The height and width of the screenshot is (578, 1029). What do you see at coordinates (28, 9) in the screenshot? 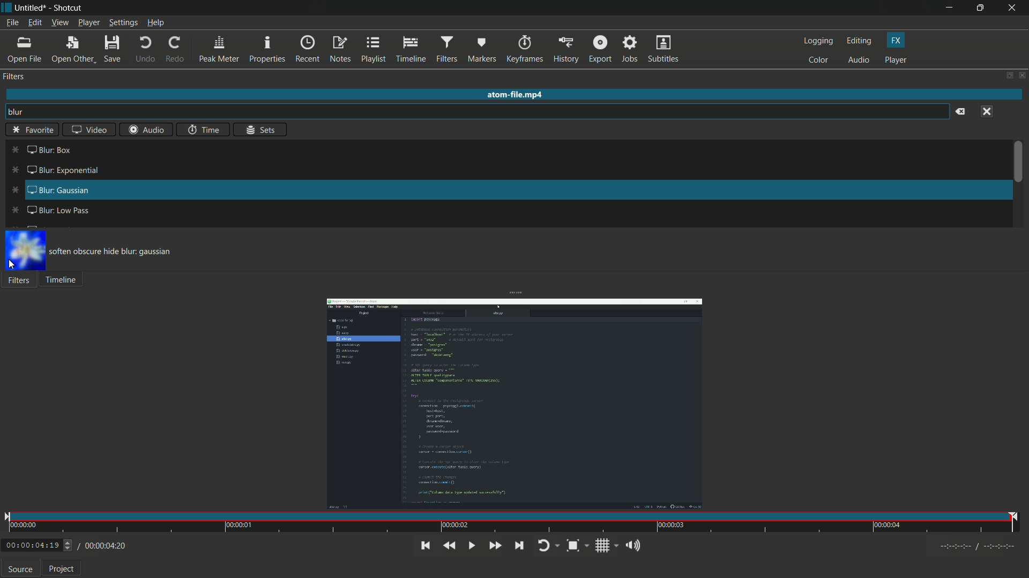
I see `file name` at bounding box center [28, 9].